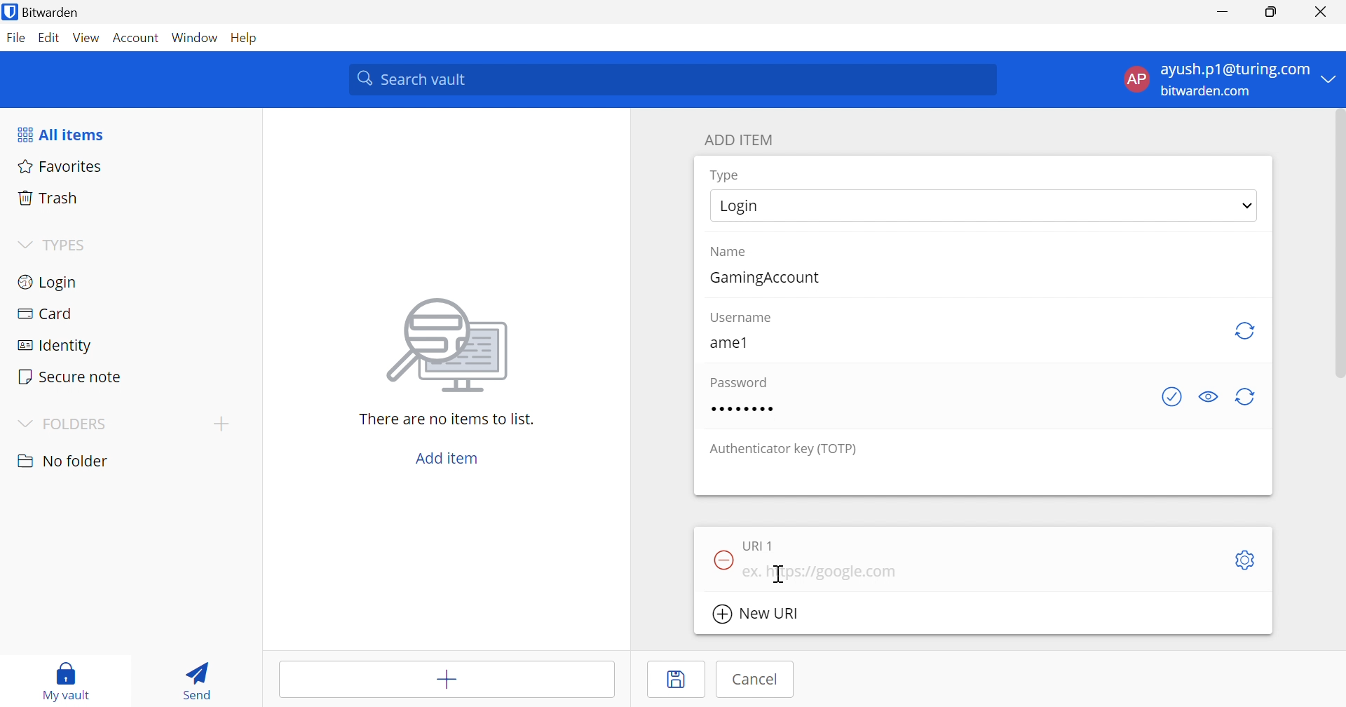 Image resolution: width=1346 pixels, height=707 pixels. I want to click on Authenticator key (TOTP), so click(787, 449).